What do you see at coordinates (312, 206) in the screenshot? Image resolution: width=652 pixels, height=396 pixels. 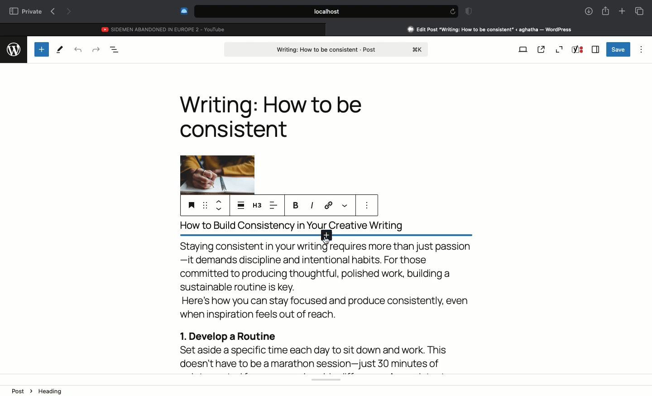 I see `Italics` at bounding box center [312, 206].